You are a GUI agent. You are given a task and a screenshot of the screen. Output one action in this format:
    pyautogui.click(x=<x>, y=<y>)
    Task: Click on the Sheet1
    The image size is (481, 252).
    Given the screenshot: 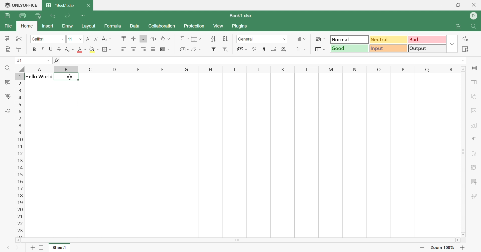 What is the action you would take?
    pyautogui.click(x=59, y=248)
    